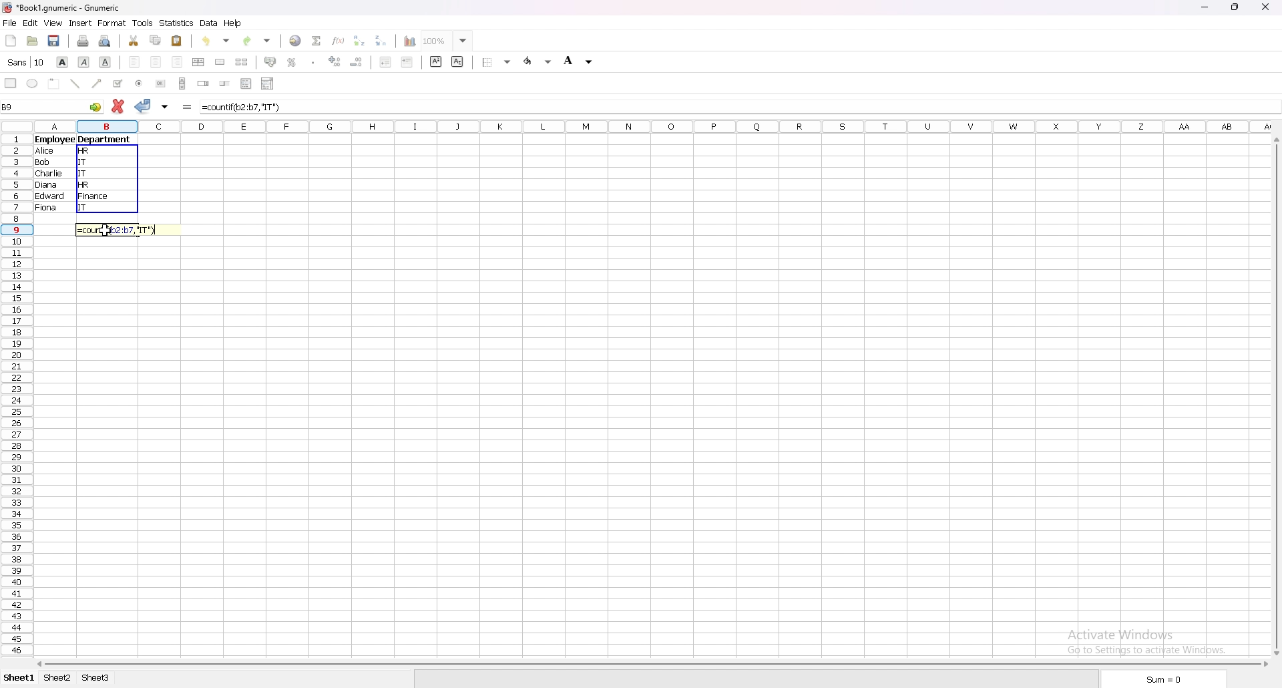  Describe the element at coordinates (135, 61) in the screenshot. I see `left align` at that location.